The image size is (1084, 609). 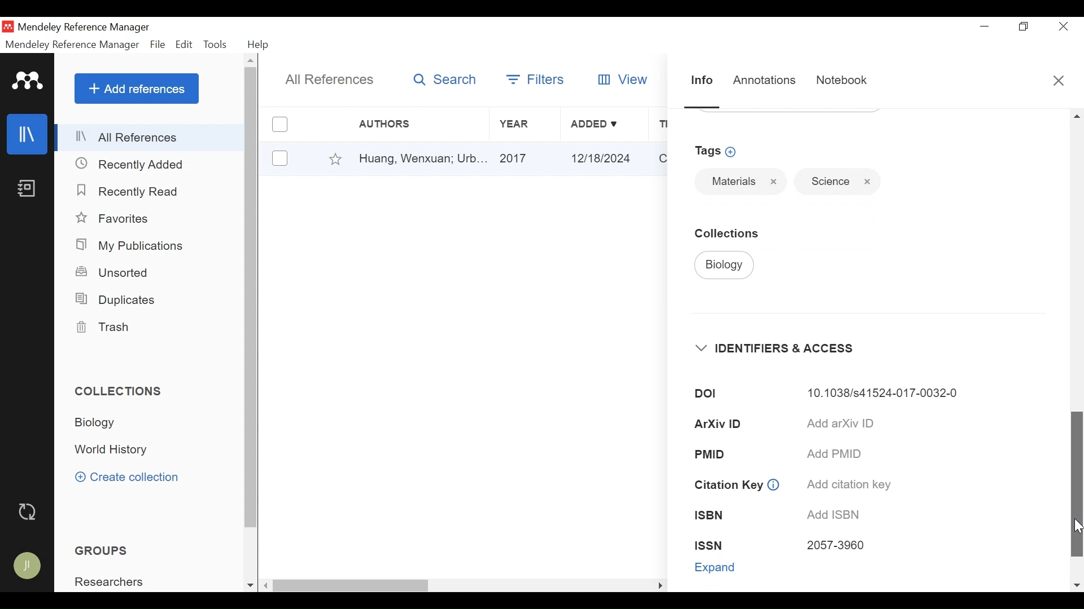 What do you see at coordinates (826, 182) in the screenshot?
I see `Science` at bounding box center [826, 182].